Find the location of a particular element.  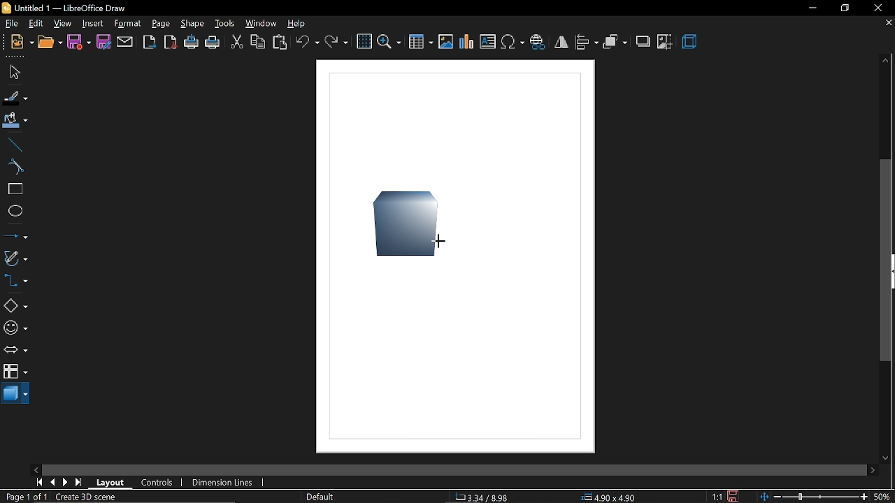

ellipse is located at coordinates (16, 212).